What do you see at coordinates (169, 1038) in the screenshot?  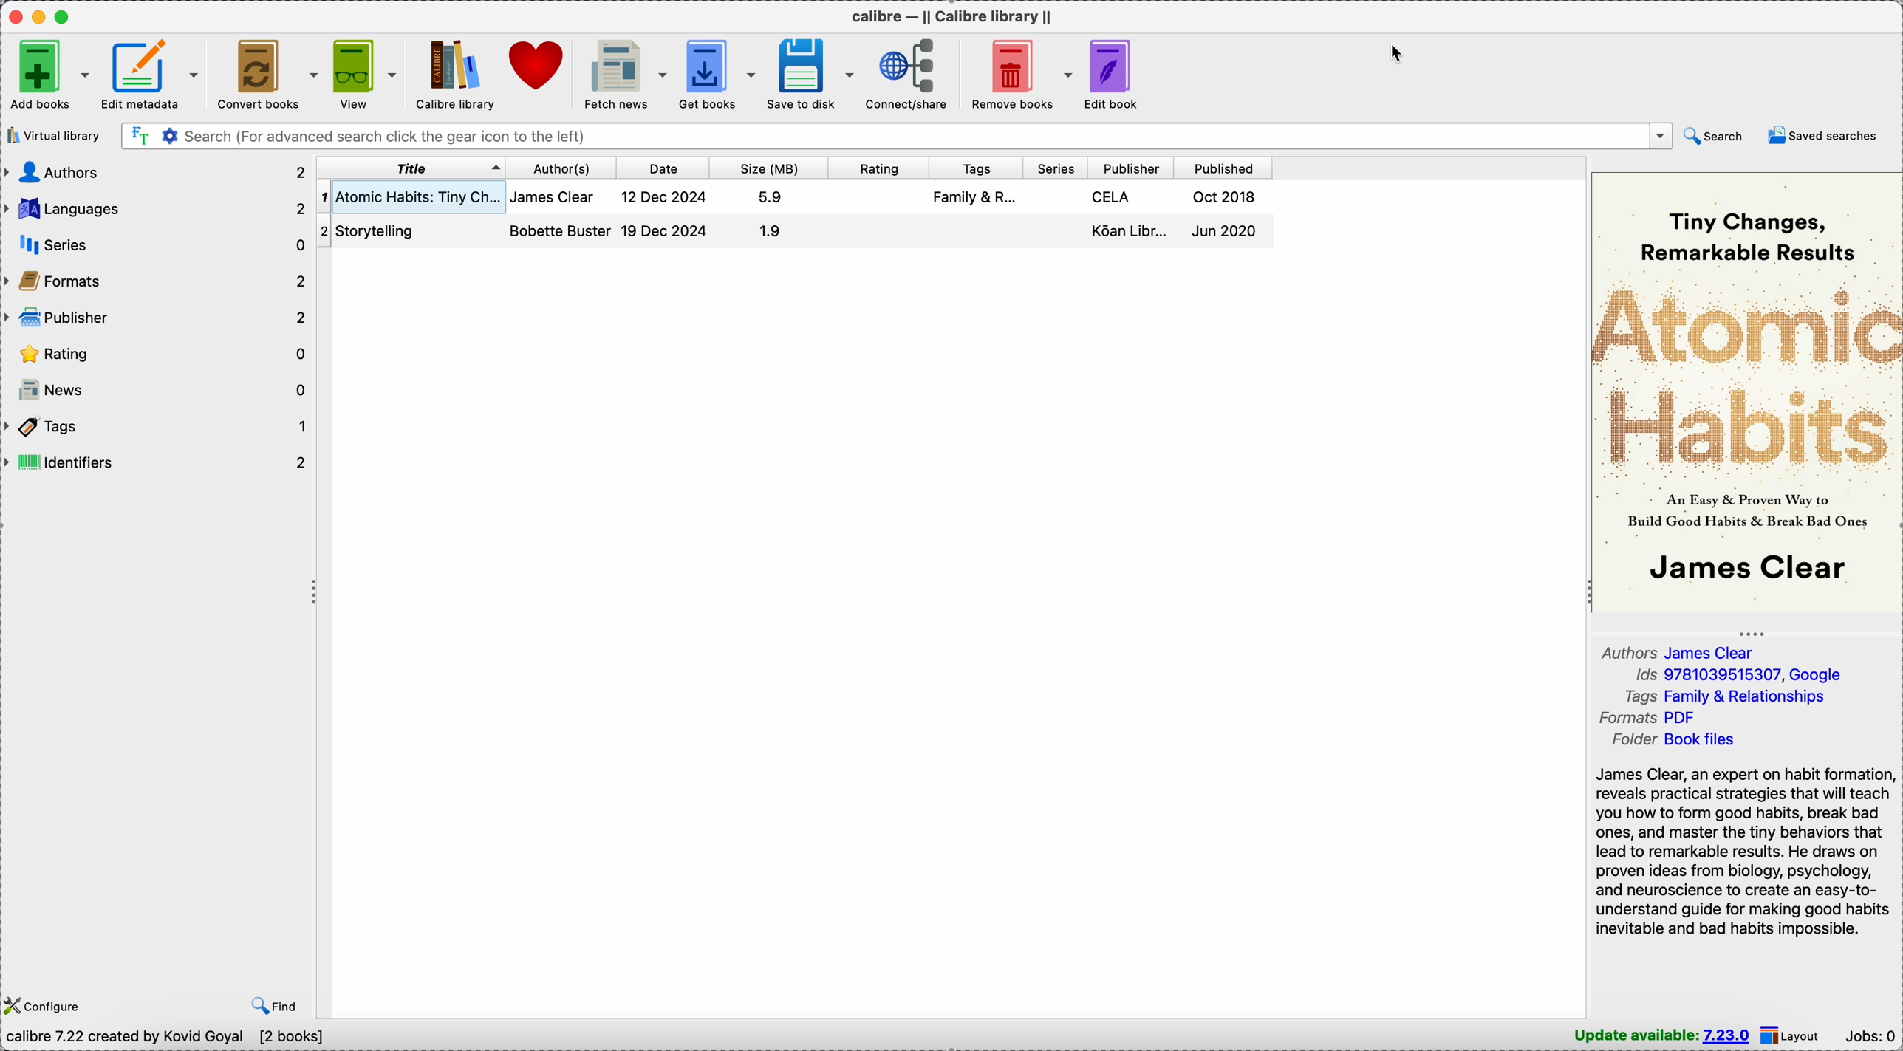 I see `calibre 7.22 created by kovid goyal (2 books)` at bounding box center [169, 1038].